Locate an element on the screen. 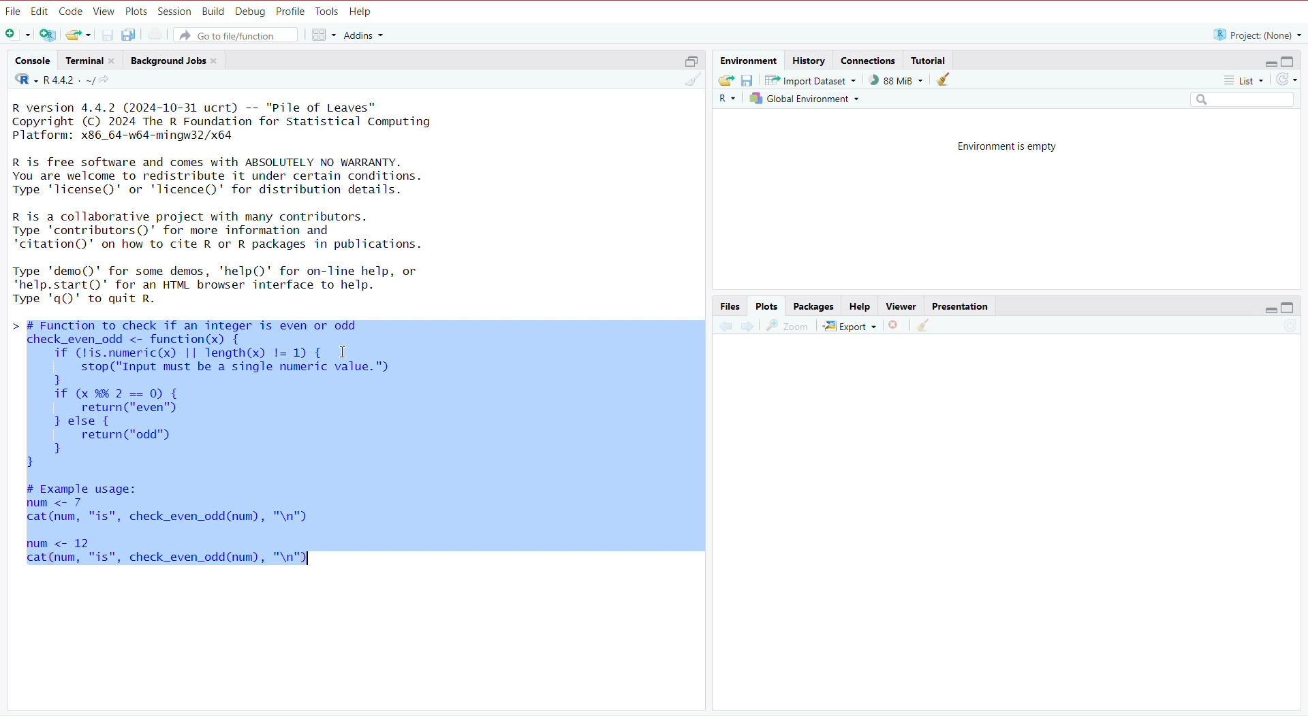  list is located at coordinates (1236, 80).